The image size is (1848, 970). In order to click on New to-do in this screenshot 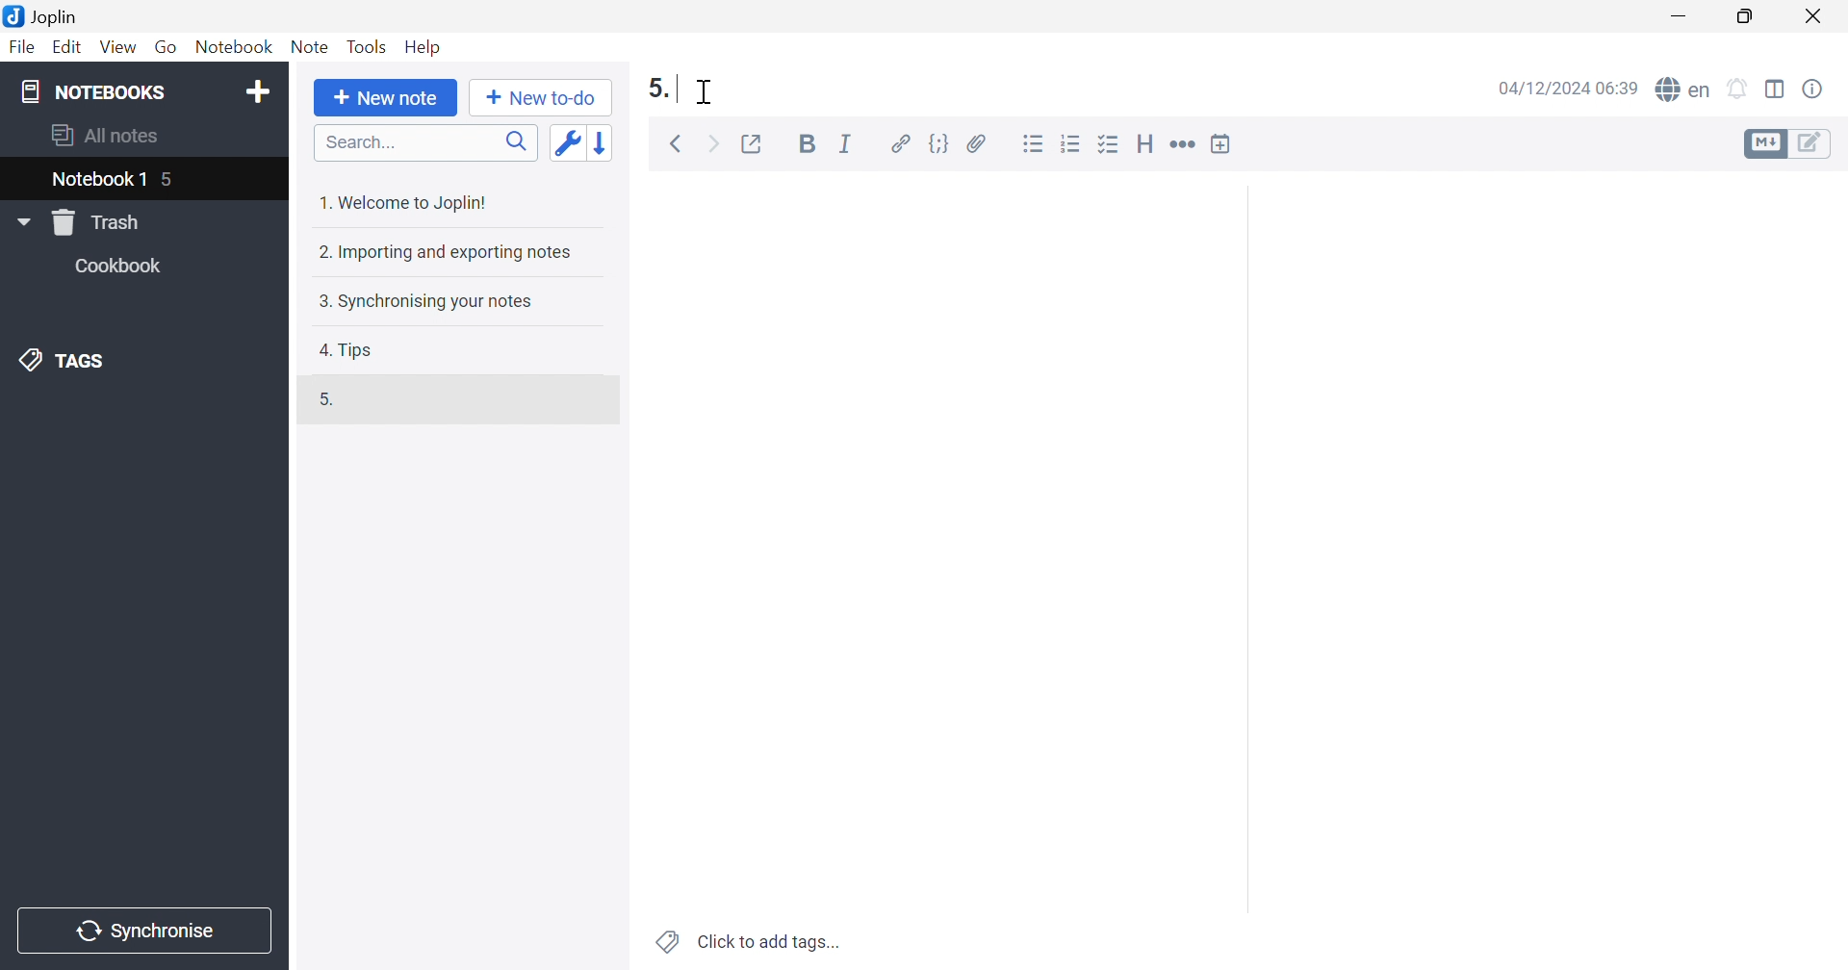, I will do `click(542, 98)`.